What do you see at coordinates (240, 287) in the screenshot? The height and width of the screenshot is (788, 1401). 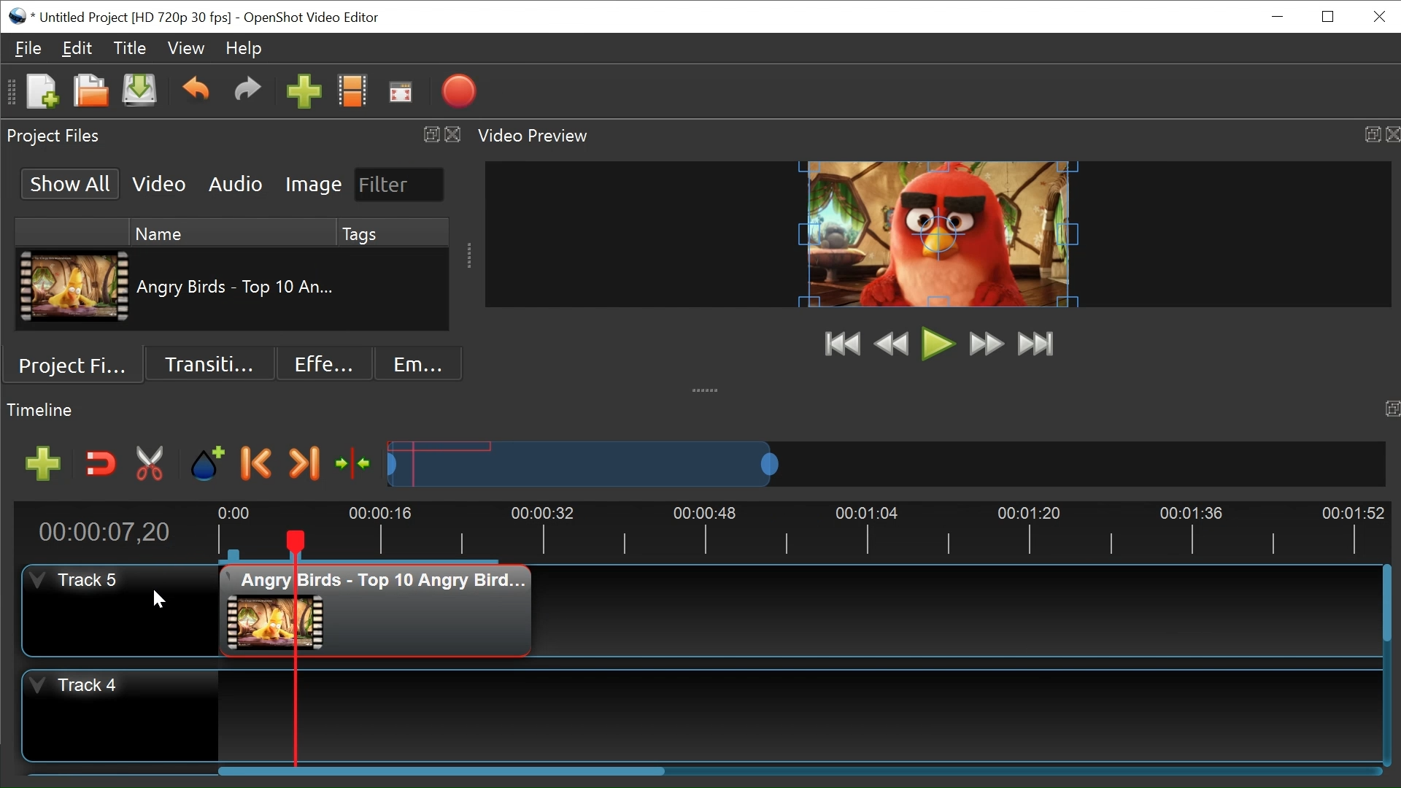 I see `Clip Nmae` at bounding box center [240, 287].